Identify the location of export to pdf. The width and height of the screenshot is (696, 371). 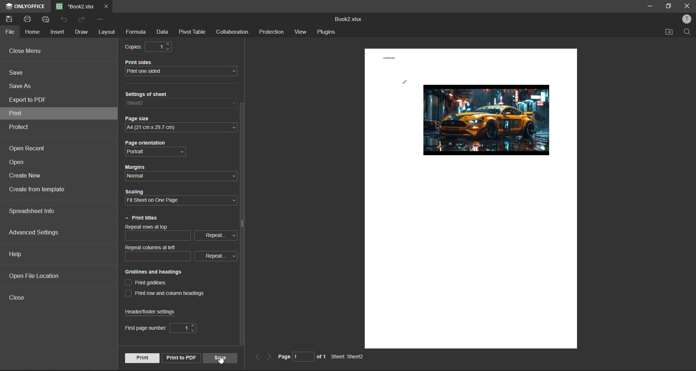
(29, 101).